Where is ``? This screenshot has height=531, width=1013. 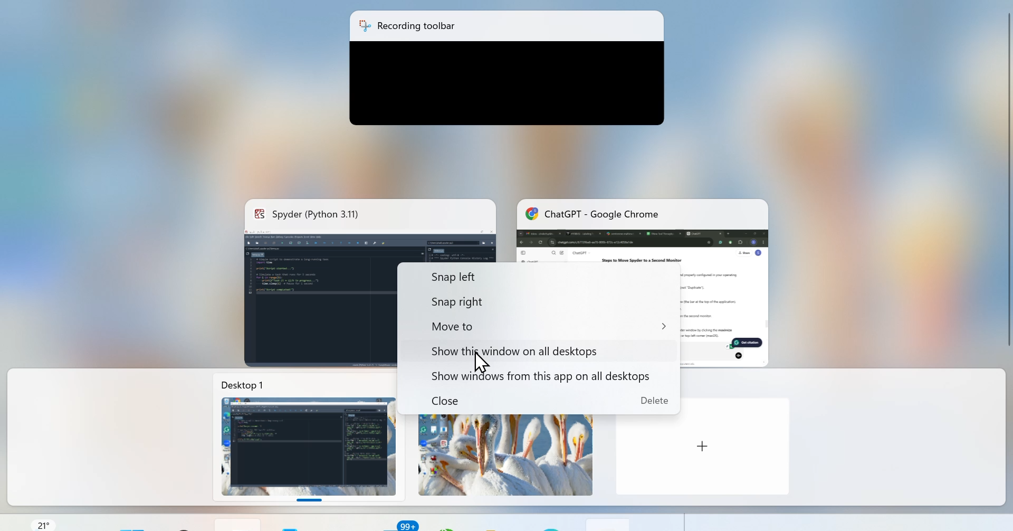  is located at coordinates (703, 447).